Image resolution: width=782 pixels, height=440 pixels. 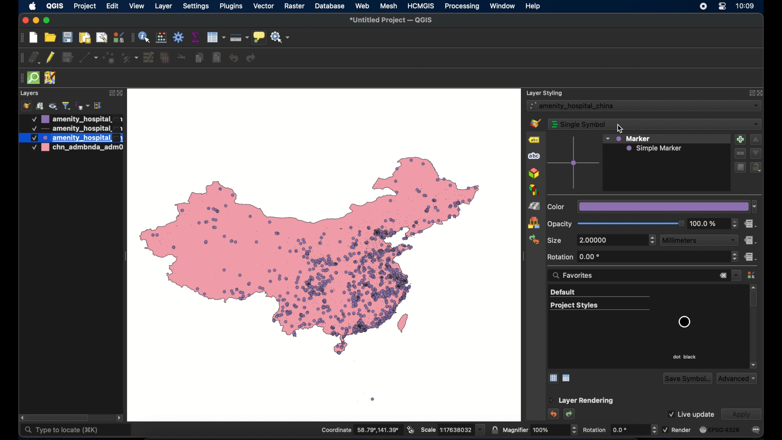 I want to click on open layout manager, so click(x=101, y=38).